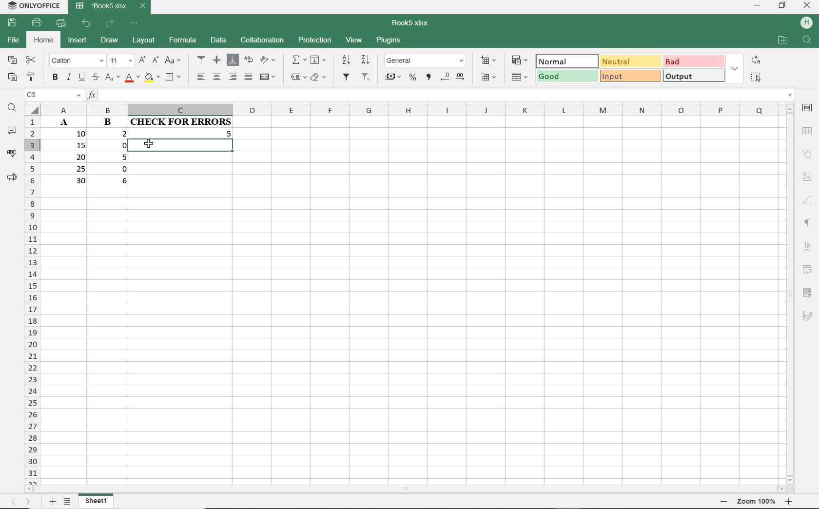  Describe the element at coordinates (756, 59) in the screenshot. I see `REPLACE` at that location.